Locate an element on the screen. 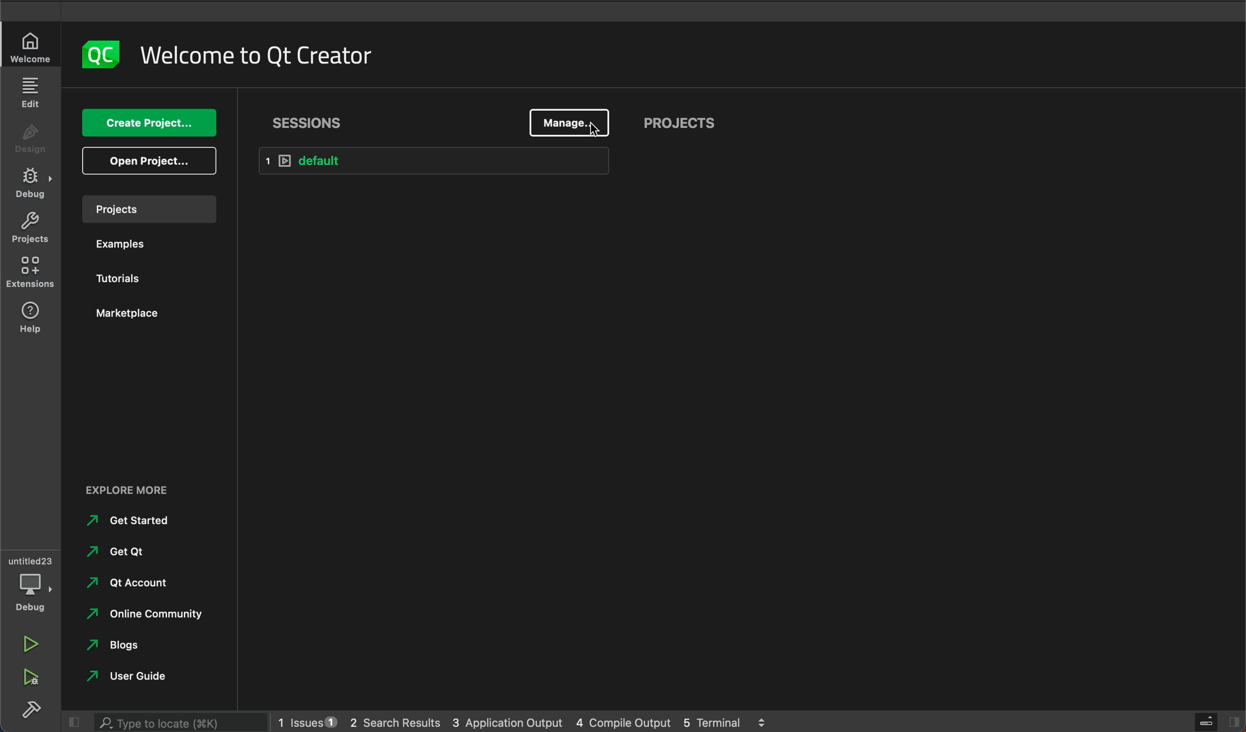  open project is located at coordinates (153, 161).